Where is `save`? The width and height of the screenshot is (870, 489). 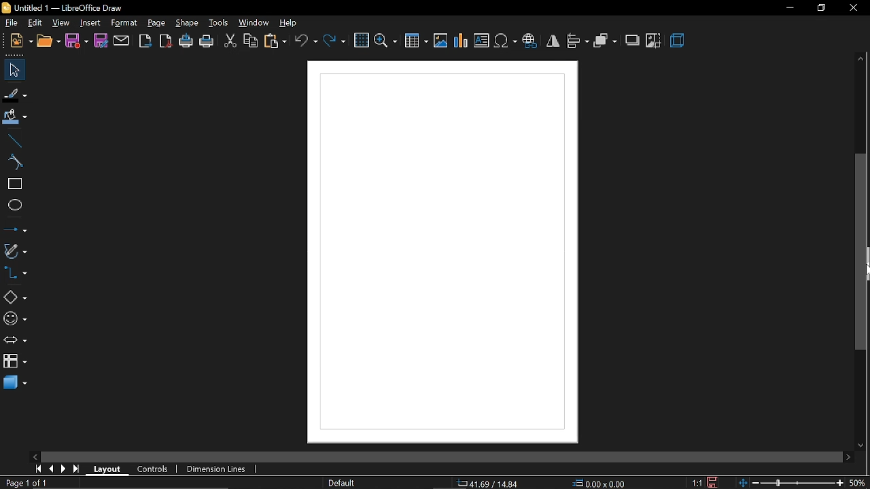 save is located at coordinates (714, 482).